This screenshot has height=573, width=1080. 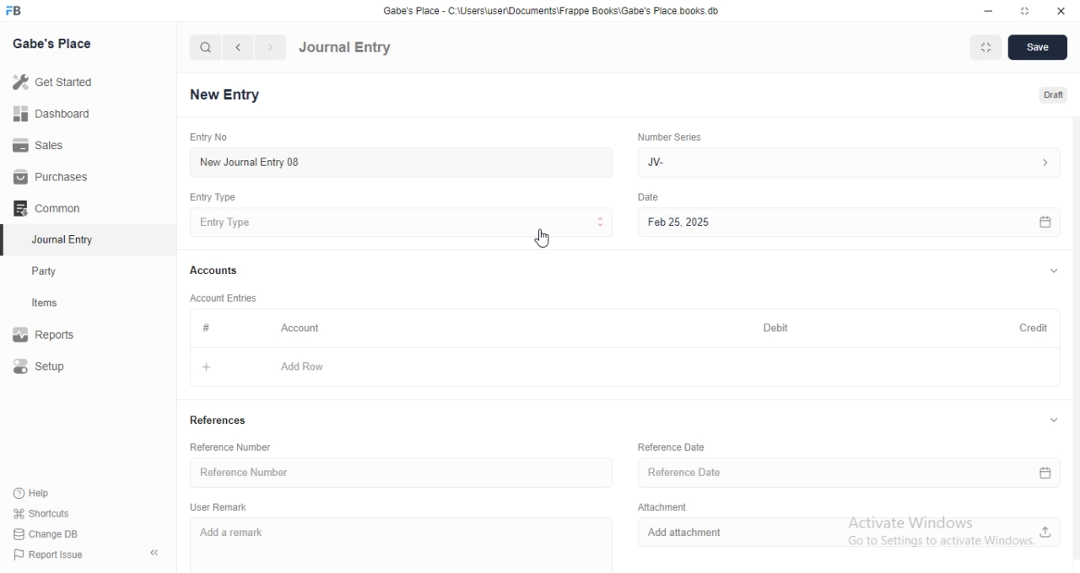 What do you see at coordinates (205, 329) in the screenshot?
I see `#` at bounding box center [205, 329].